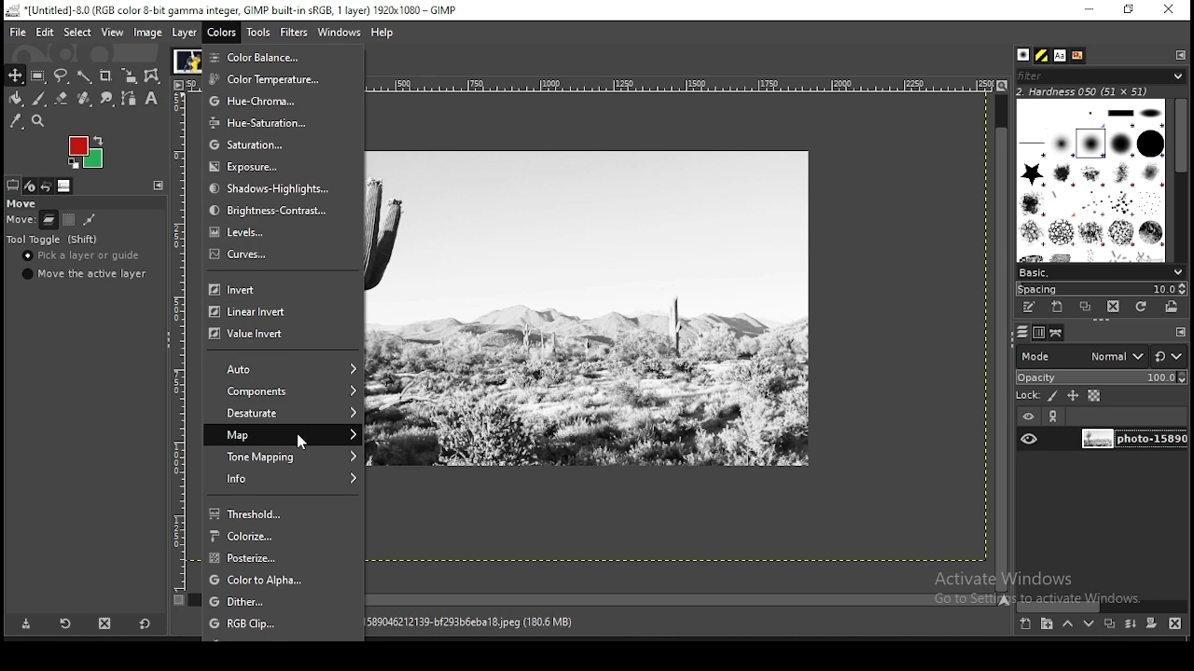  I want to click on delete tool preset, so click(104, 623).